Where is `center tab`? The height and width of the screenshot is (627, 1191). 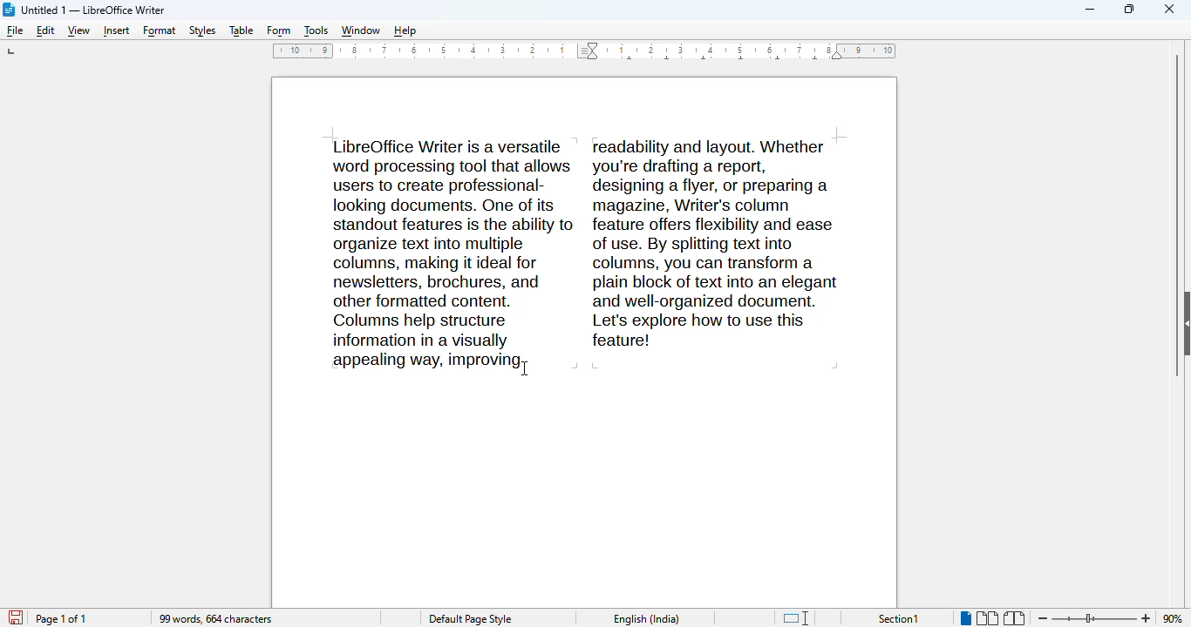 center tab is located at coordinates (779, 59).